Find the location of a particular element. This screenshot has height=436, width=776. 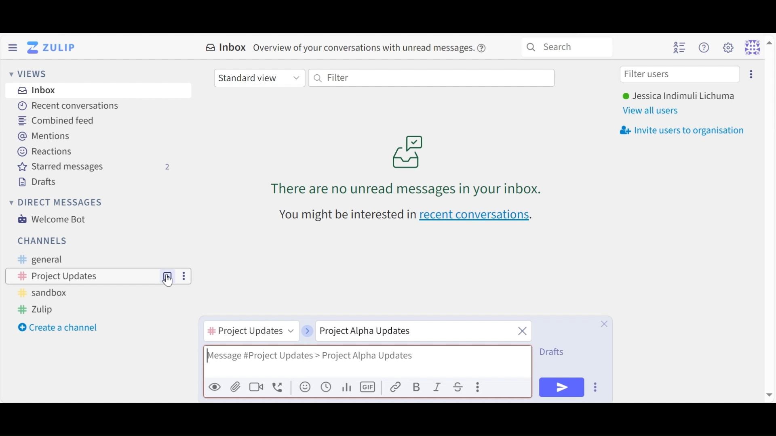

View all users is located at coordinates (654, 110).